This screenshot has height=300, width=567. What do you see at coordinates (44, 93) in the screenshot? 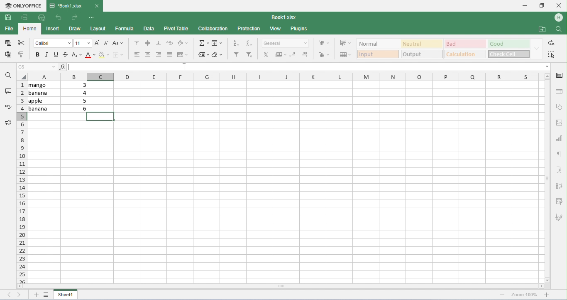
I see `banana` at bounding box center [44, 93].